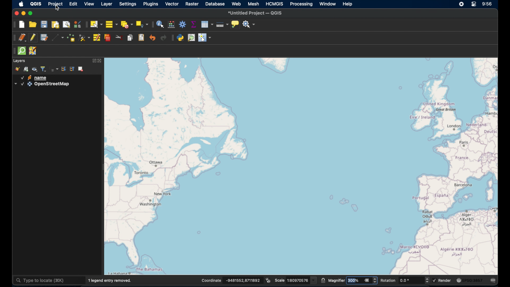 Image resolution: width=510 pixels, height=287 pixels. What do you see at coordinates (127, 4) in the screenshot?
I see `settings` at bounding box center [127, 4].